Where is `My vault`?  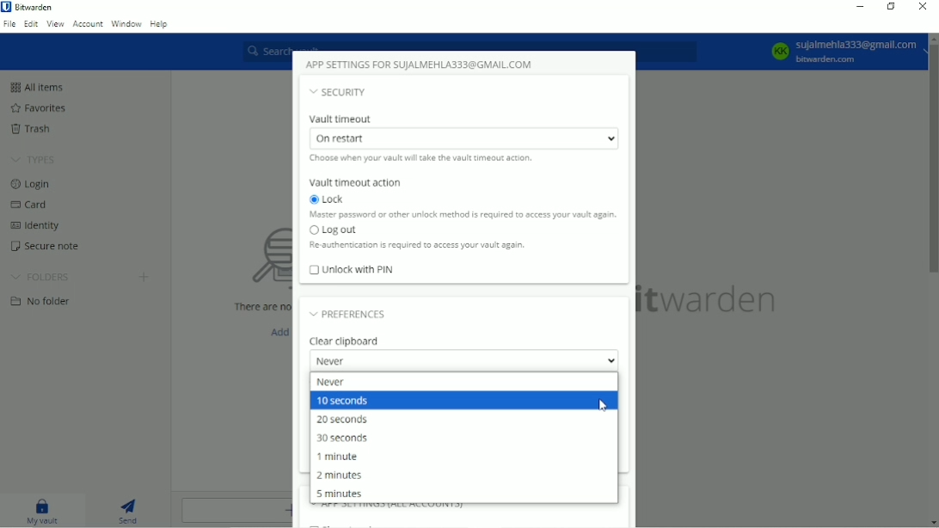 My vault is located at coordinates (43, 511).